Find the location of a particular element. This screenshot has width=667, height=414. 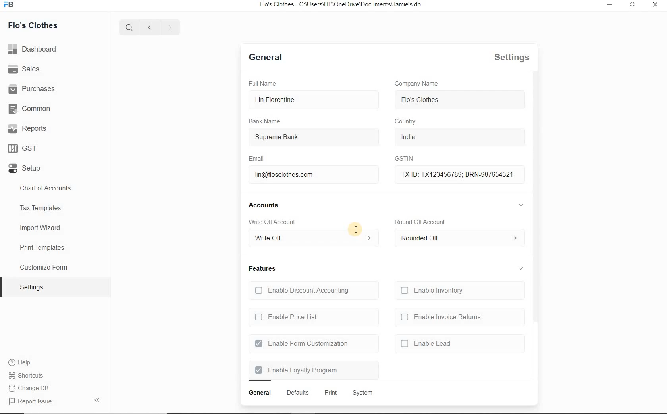

Sales is located at coordinates (26, 70).